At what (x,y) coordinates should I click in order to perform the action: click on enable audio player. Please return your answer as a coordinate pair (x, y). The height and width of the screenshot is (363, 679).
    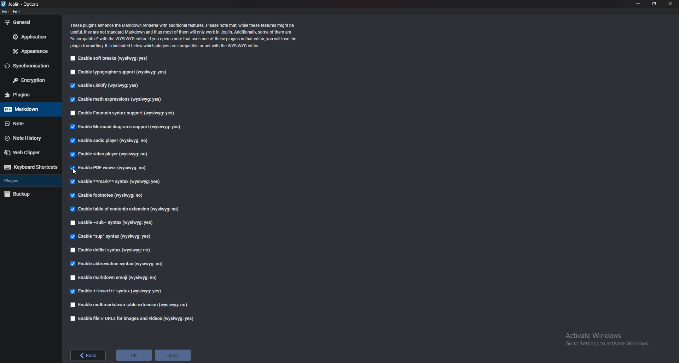
    Looking at the image, I should click on (113, 140).